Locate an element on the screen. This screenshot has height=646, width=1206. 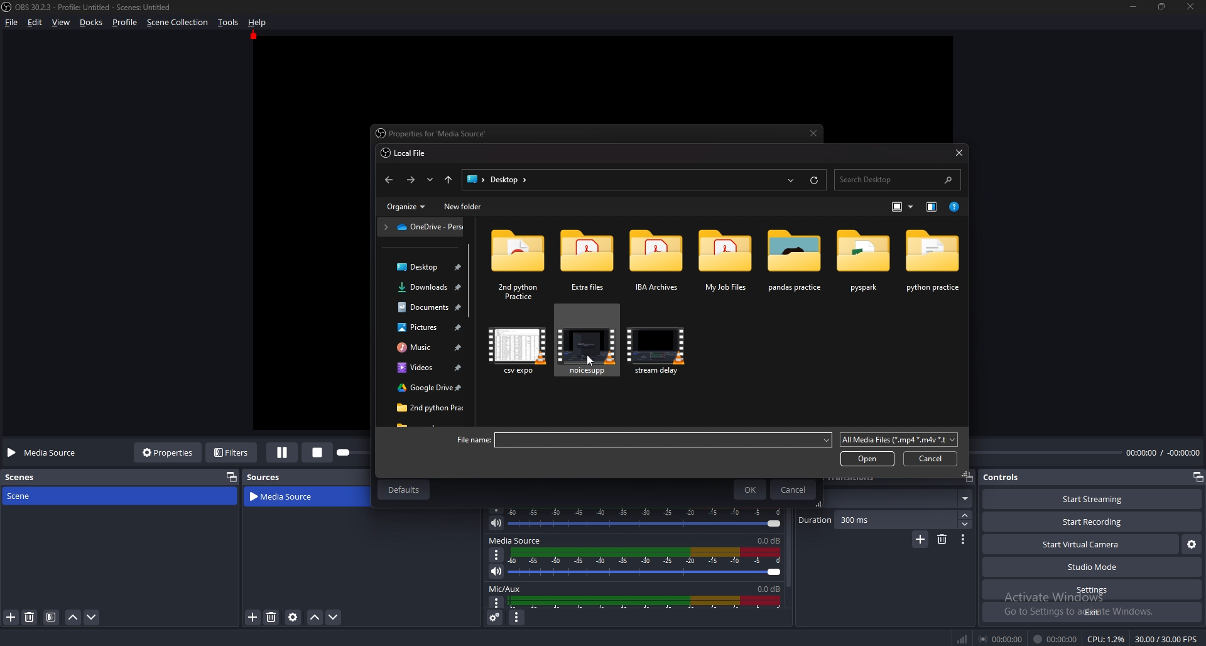
folder is located at coordinates (864, 260).